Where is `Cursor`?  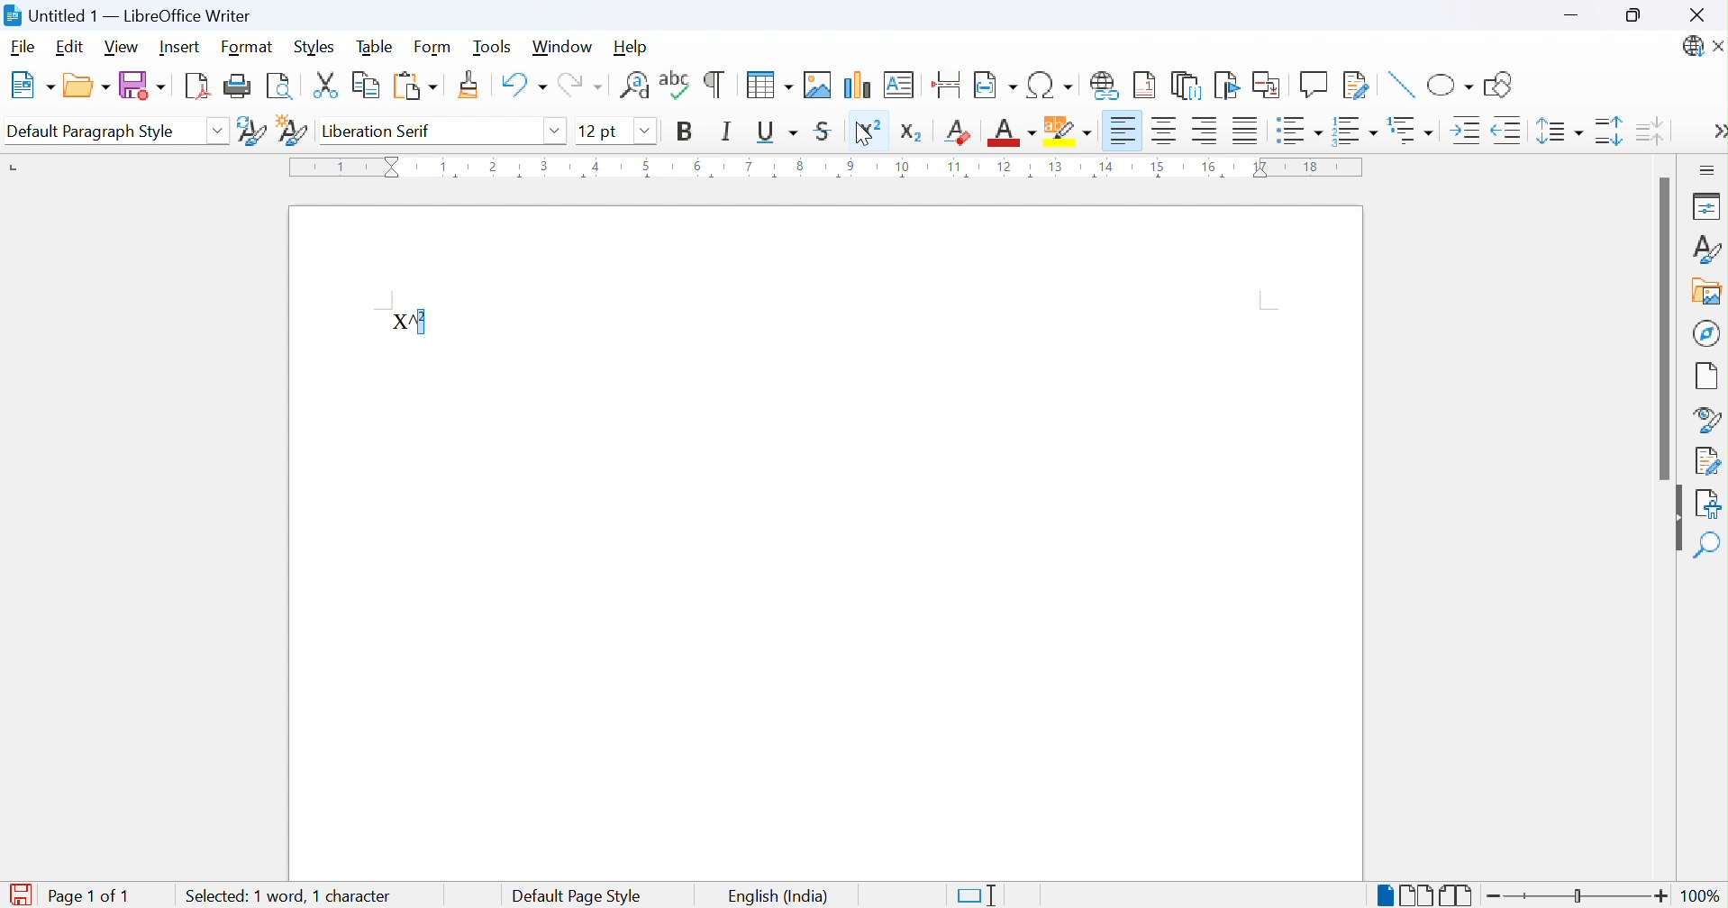 Cursor is located at coordinates (862, 132).